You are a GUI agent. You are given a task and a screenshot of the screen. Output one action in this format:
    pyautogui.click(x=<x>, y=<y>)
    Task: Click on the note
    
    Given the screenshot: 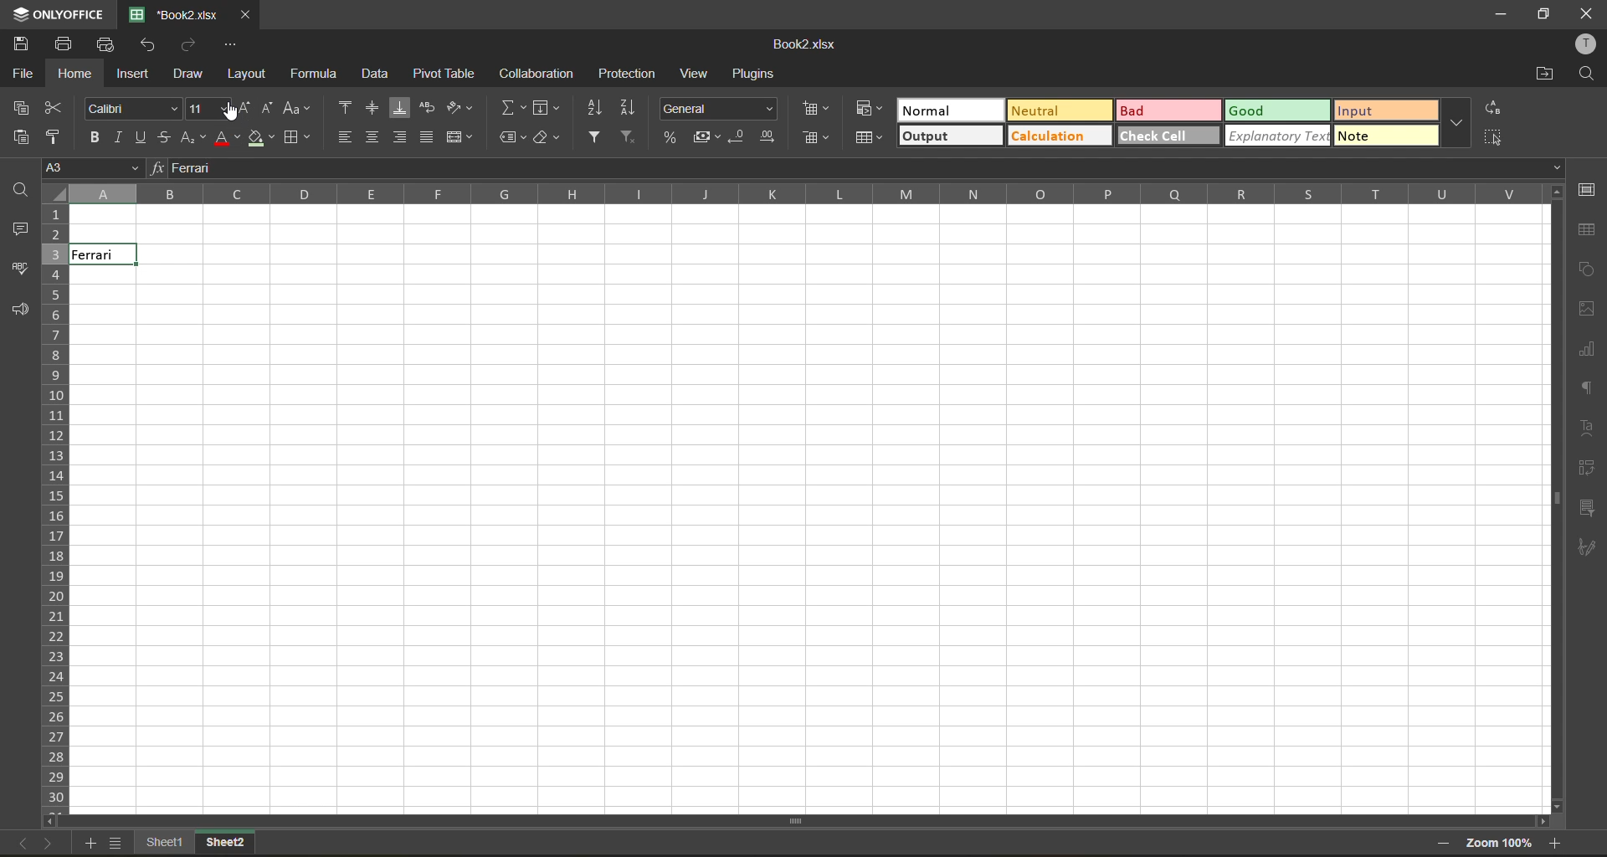 What is the action you would take?
    pyautogui.click(x=1388, y=136)
    